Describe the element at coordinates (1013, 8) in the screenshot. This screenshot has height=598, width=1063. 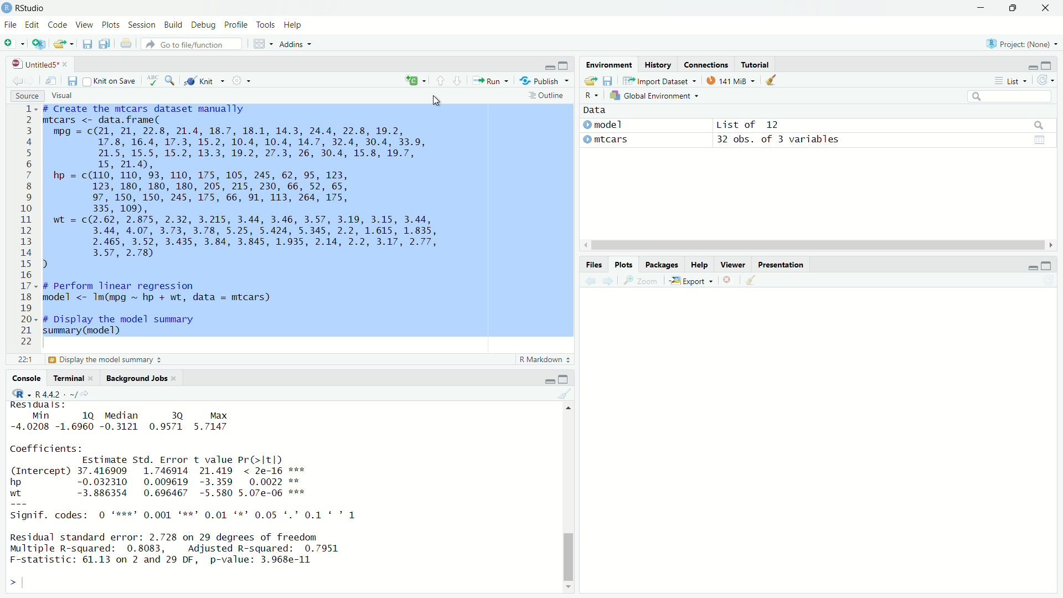
I see `maximize` at that location.